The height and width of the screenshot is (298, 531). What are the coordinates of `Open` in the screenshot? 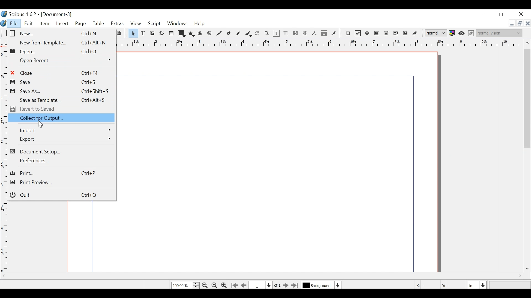 It's located at (54, 52).